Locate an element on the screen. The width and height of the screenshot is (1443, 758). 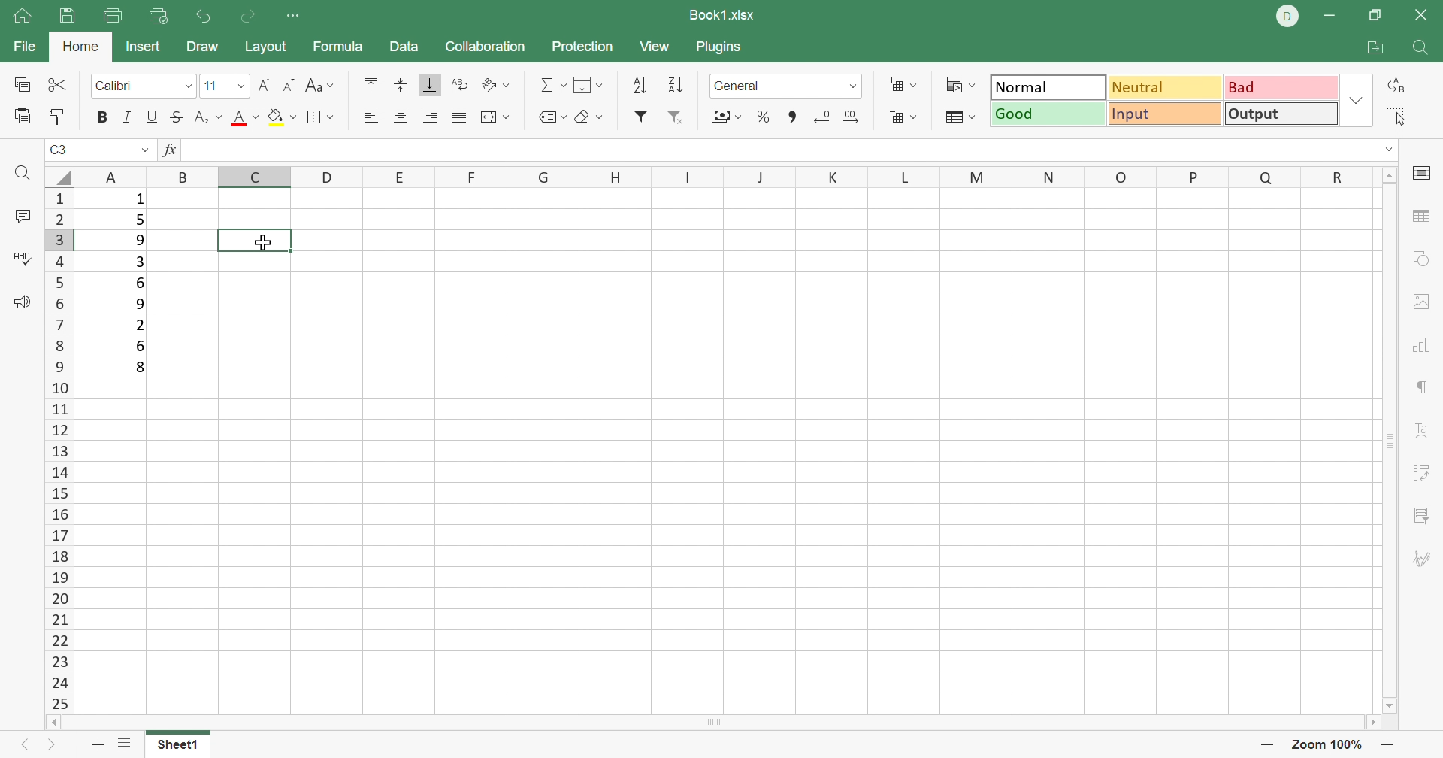
Fill color is located at coordinates (282, 120).